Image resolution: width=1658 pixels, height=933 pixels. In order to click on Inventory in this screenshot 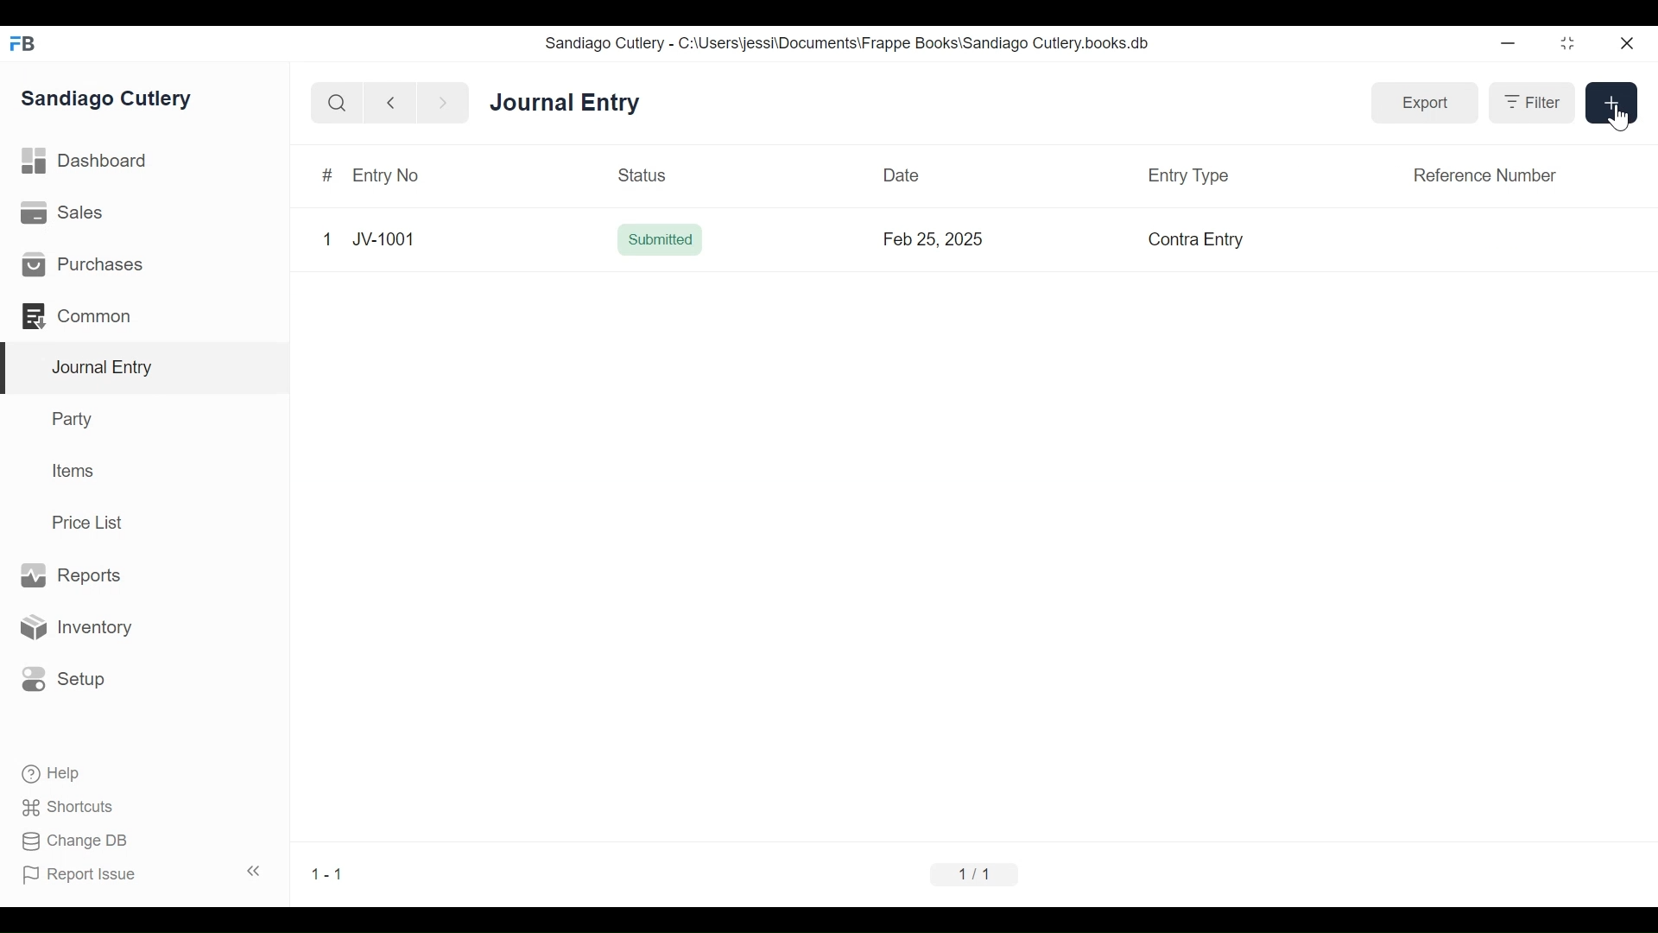, I will do `click(80, 626)`.